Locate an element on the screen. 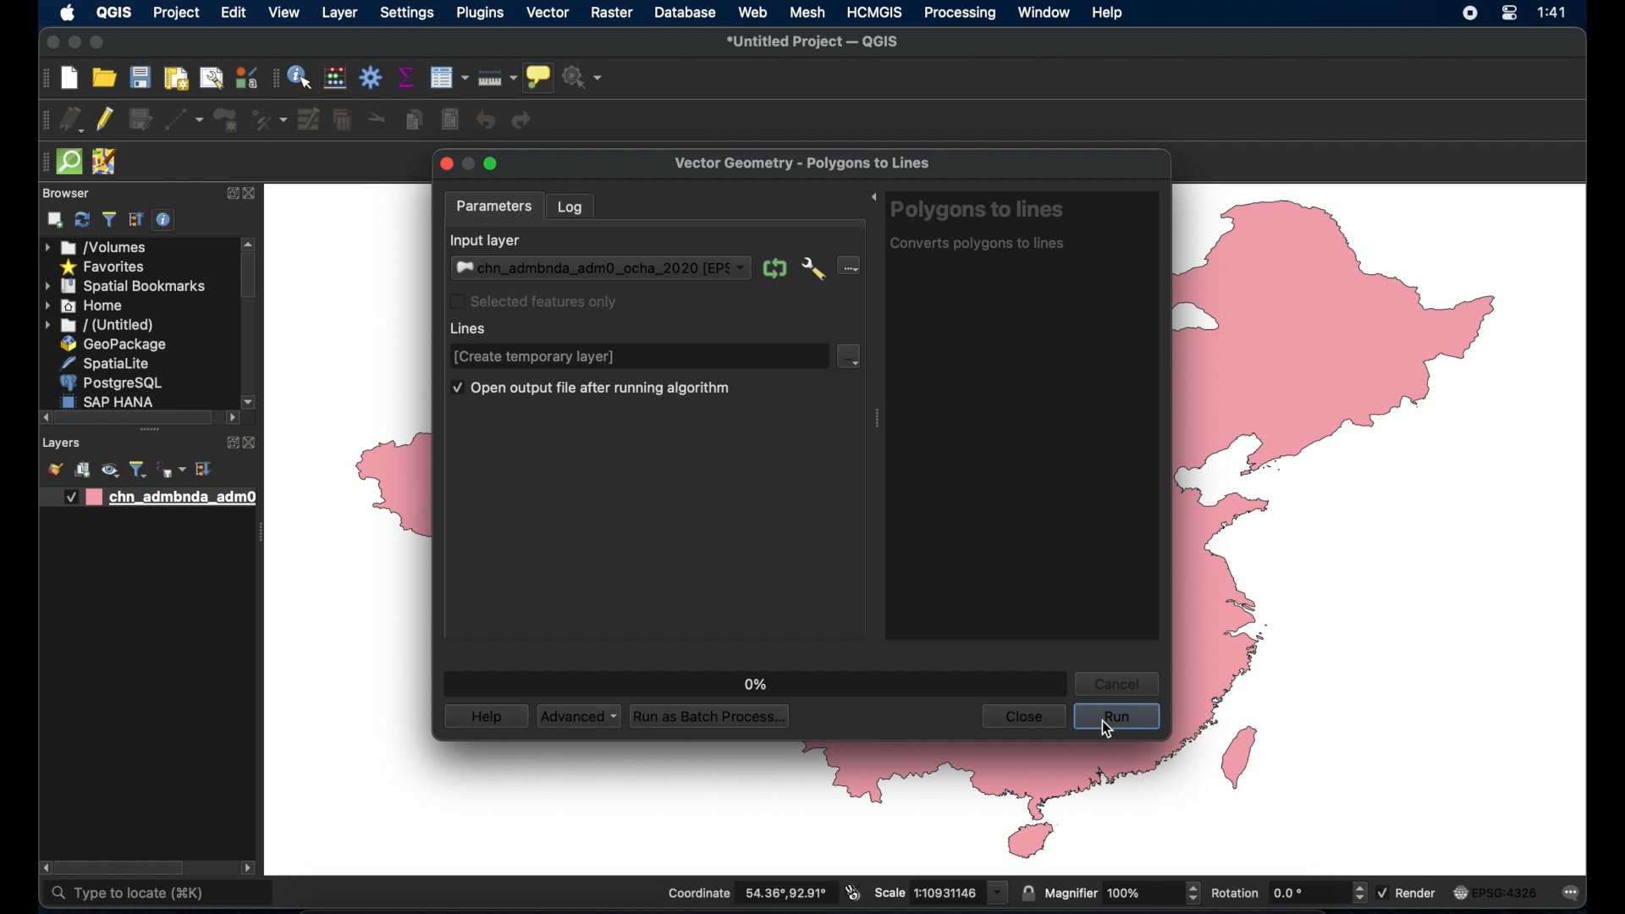 This screenshot has height=914, width=1625. window is located at coordinates (1044, 12).